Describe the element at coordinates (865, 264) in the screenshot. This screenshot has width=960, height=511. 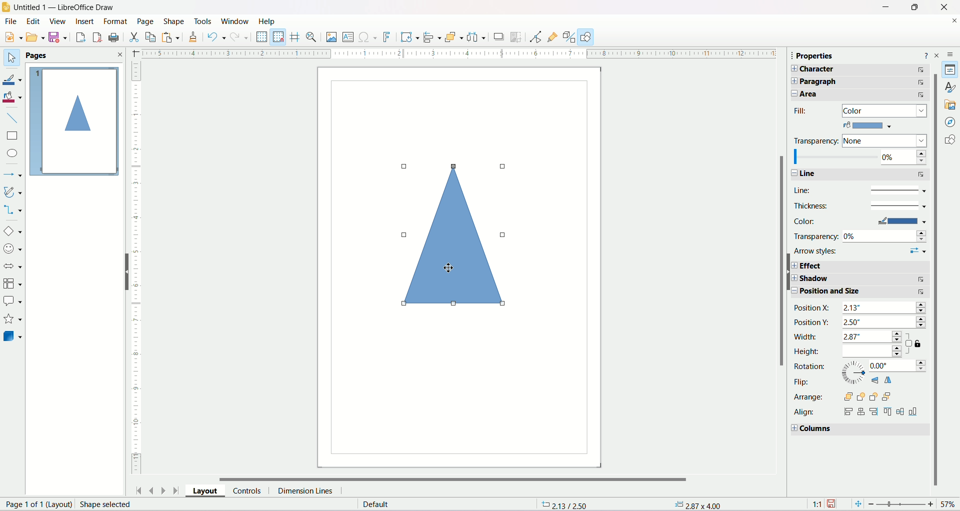
I see `effect` at that location.